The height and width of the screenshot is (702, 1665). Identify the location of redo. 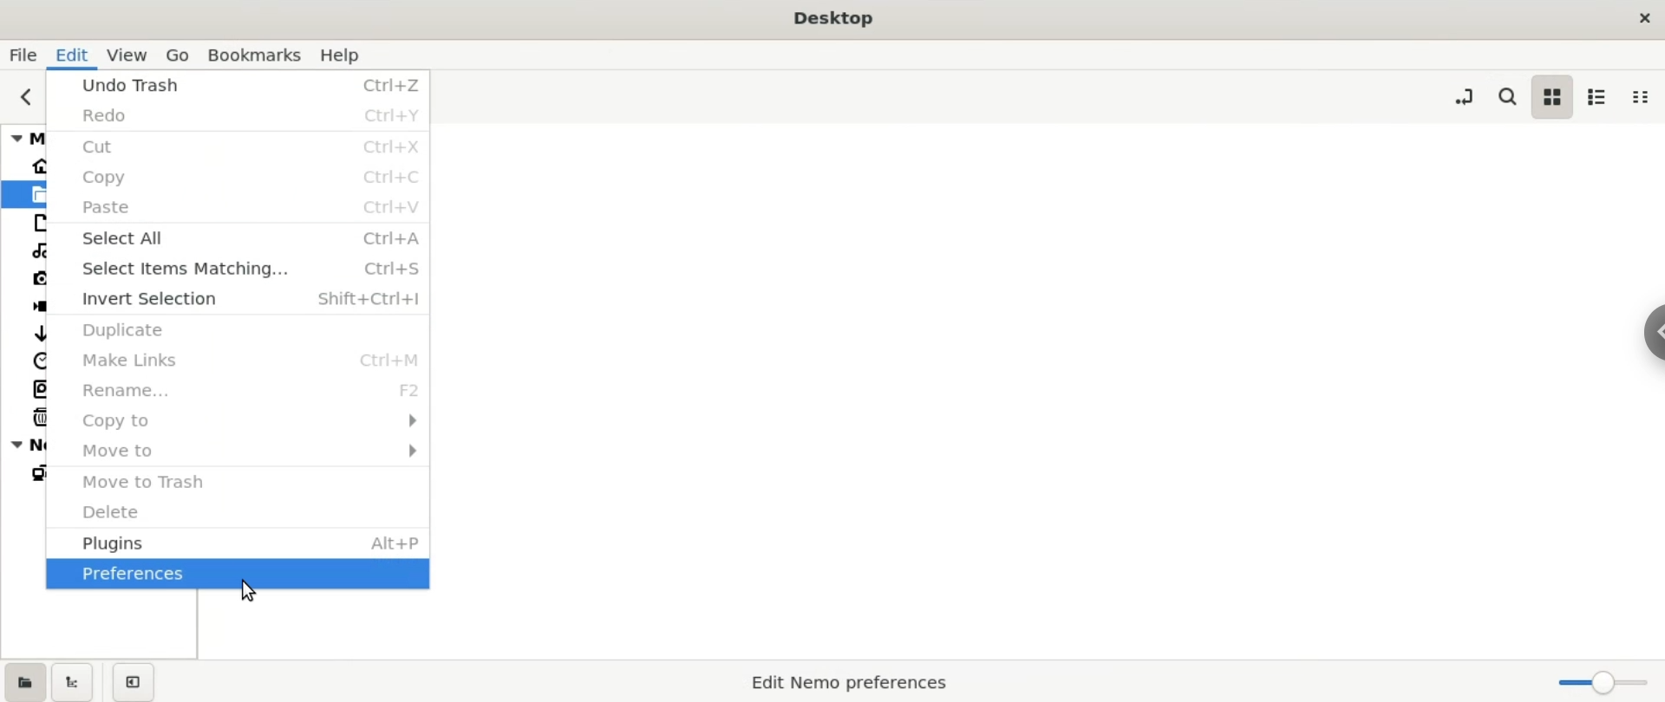
(236, 116).